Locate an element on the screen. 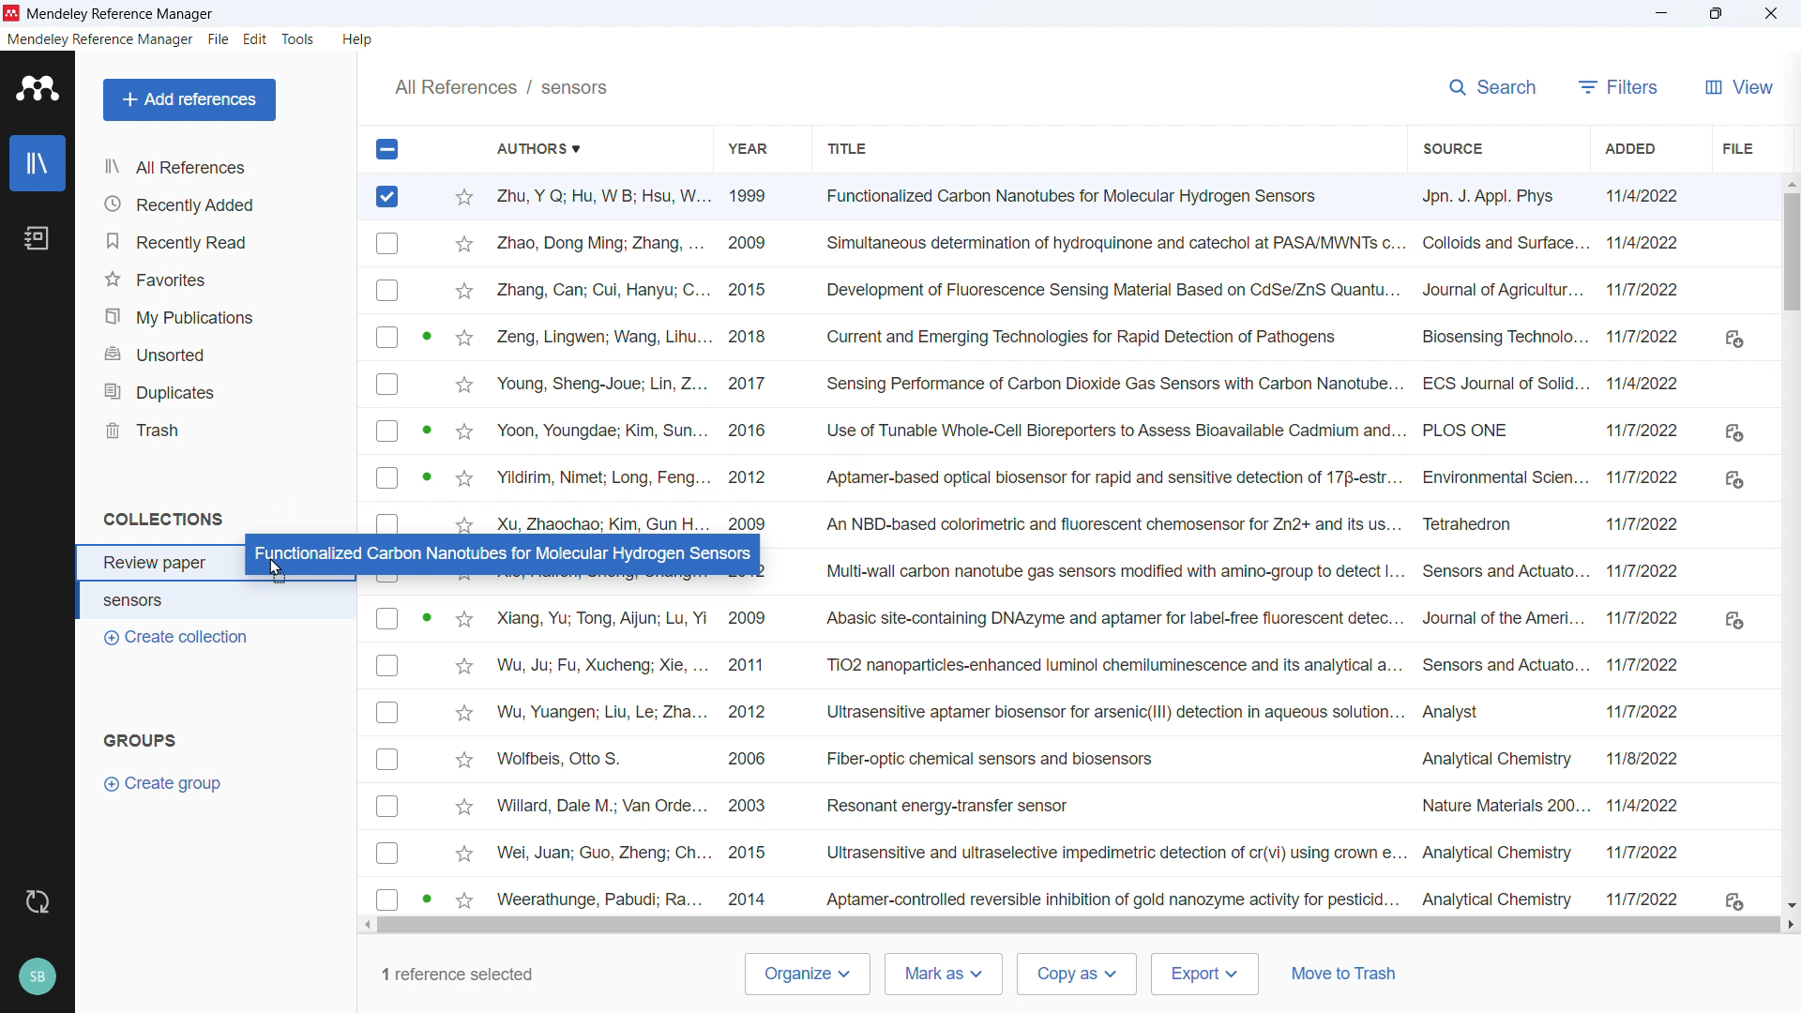 Image resolution: width=1801 pixels, height=1013 pixels. Pdf available to download  is located at coordinates (1733, 617).